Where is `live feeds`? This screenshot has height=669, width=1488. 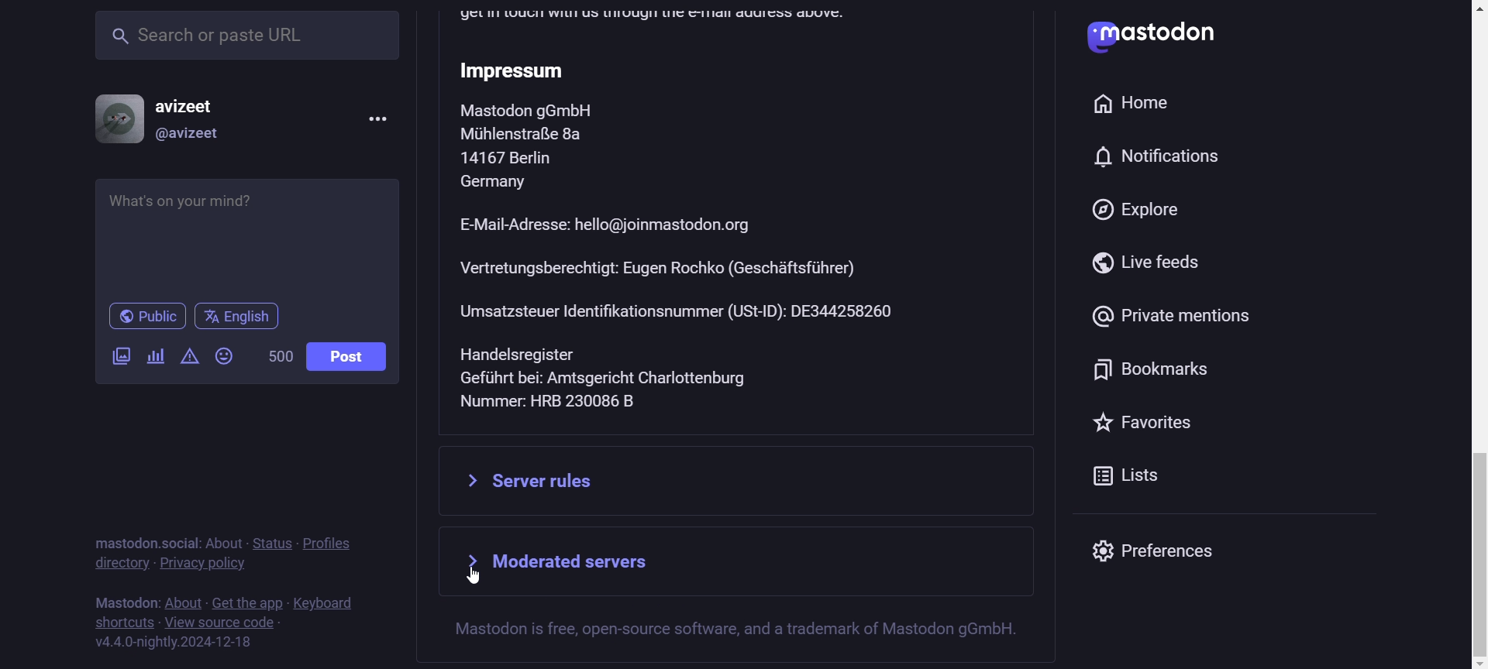 live feeds is located at coordinates (1143, 266).